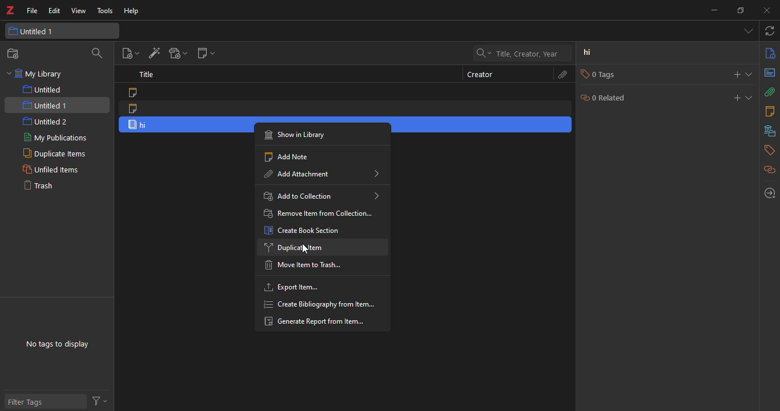 The height and width of the screenshot is (411, 780). Describe the element at coordinates (42, 88) in the screenshot. I see `untitled` at that location.